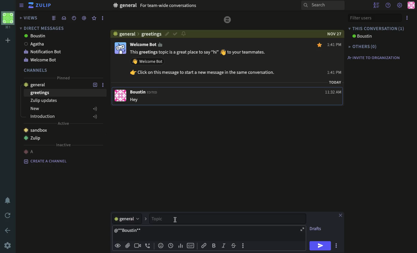  What do you see at coordinates (37, 129) in the screenshot?
I see `sandbox` at bounding box center [37, 129].